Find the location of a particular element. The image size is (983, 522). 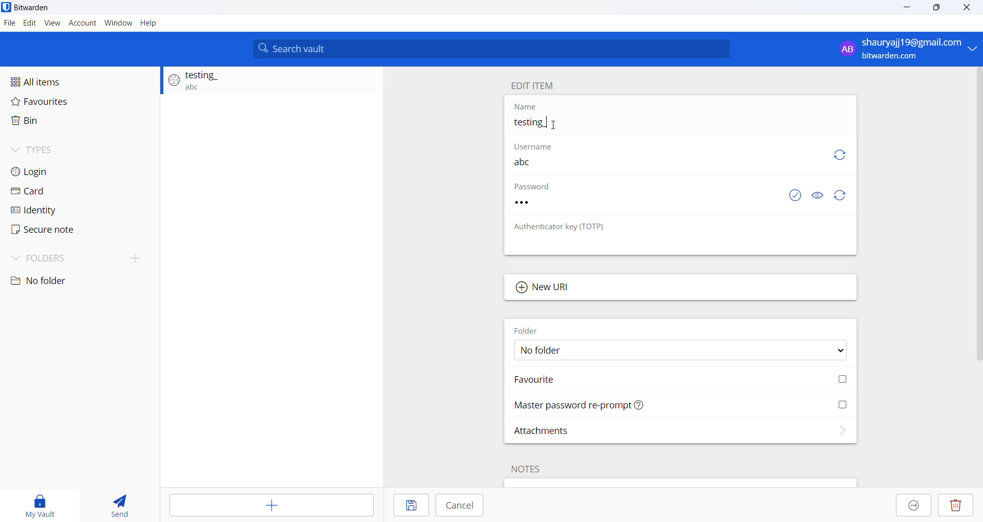

Visibility is located at coordinates (818, 197).